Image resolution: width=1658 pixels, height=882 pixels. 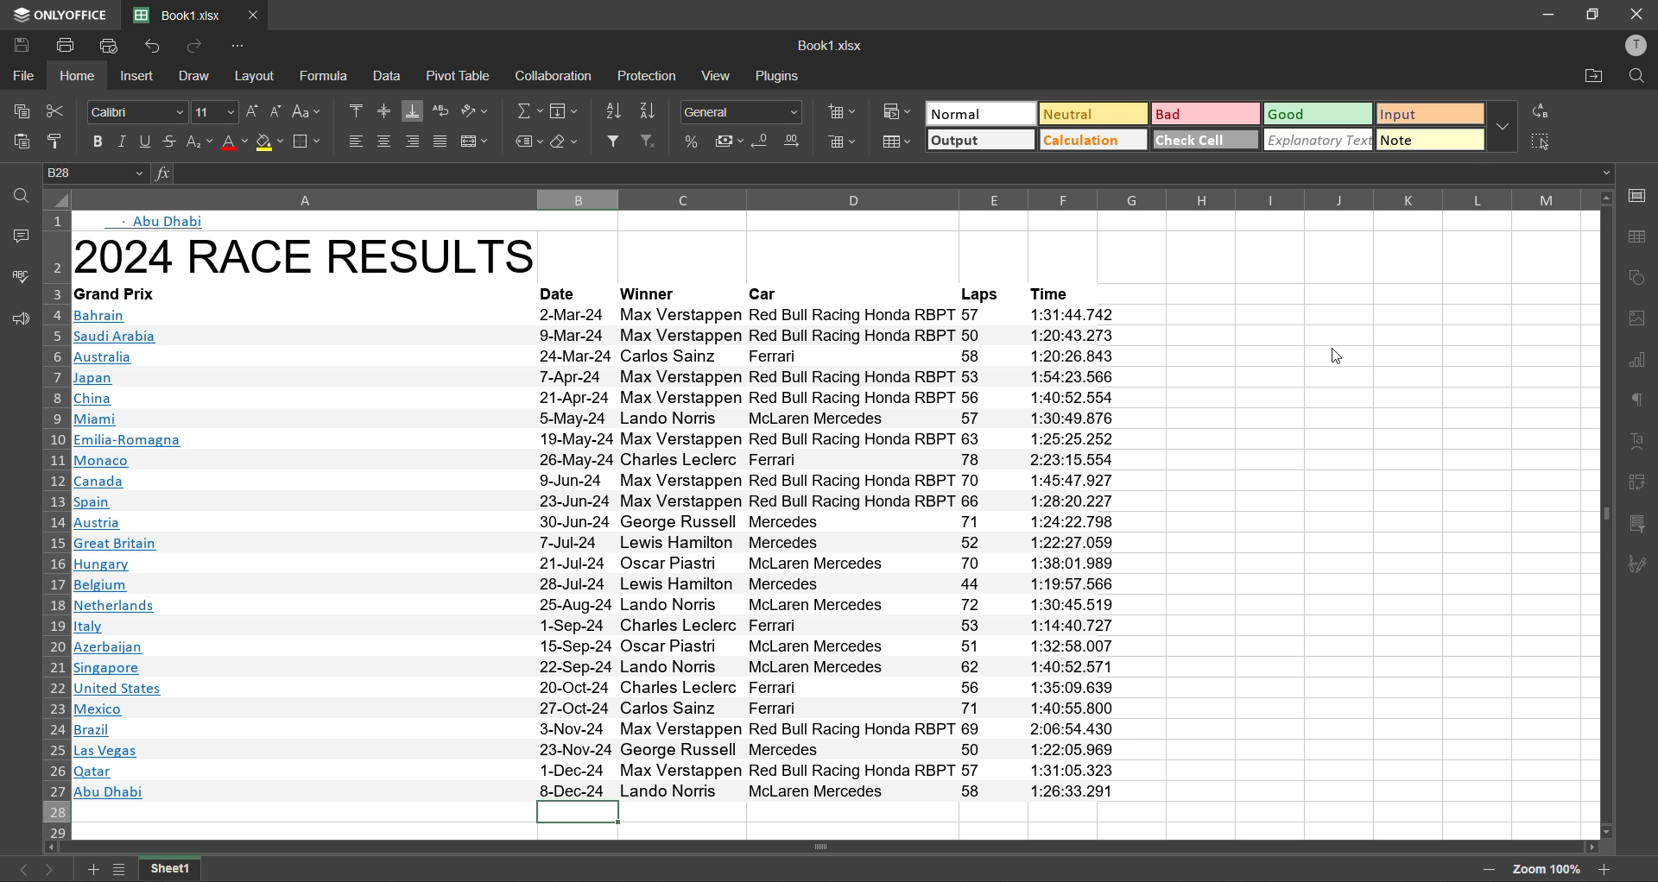 What do you see at coordinates (64, 47) in the screenshot?
I see `print` at bounding box center [64, 47].